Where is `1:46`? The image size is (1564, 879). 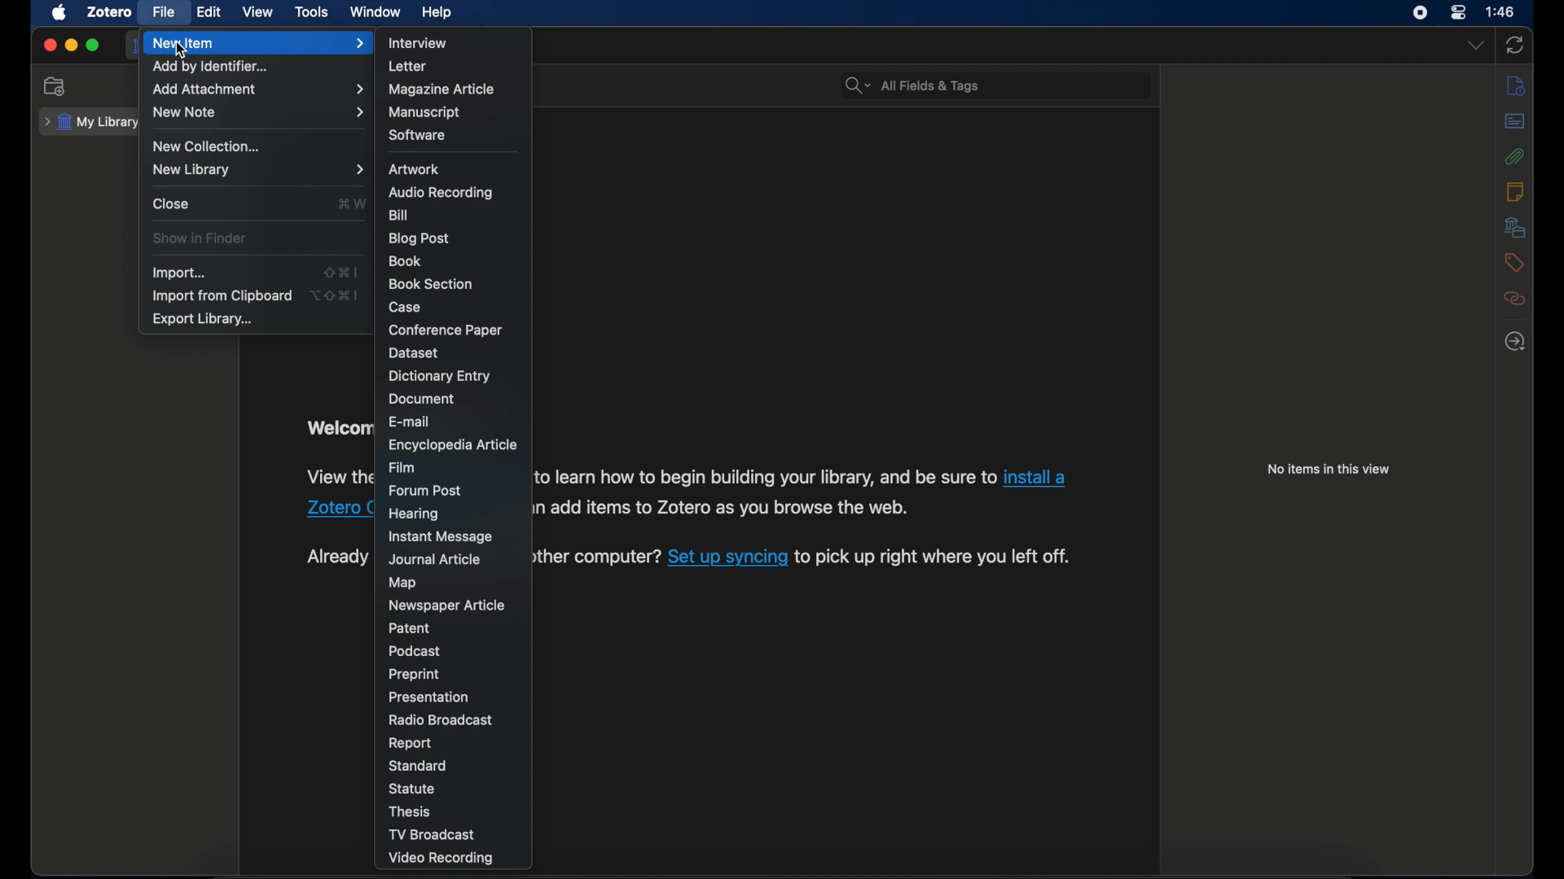
1:46 is located at coordinates (1501, 12).